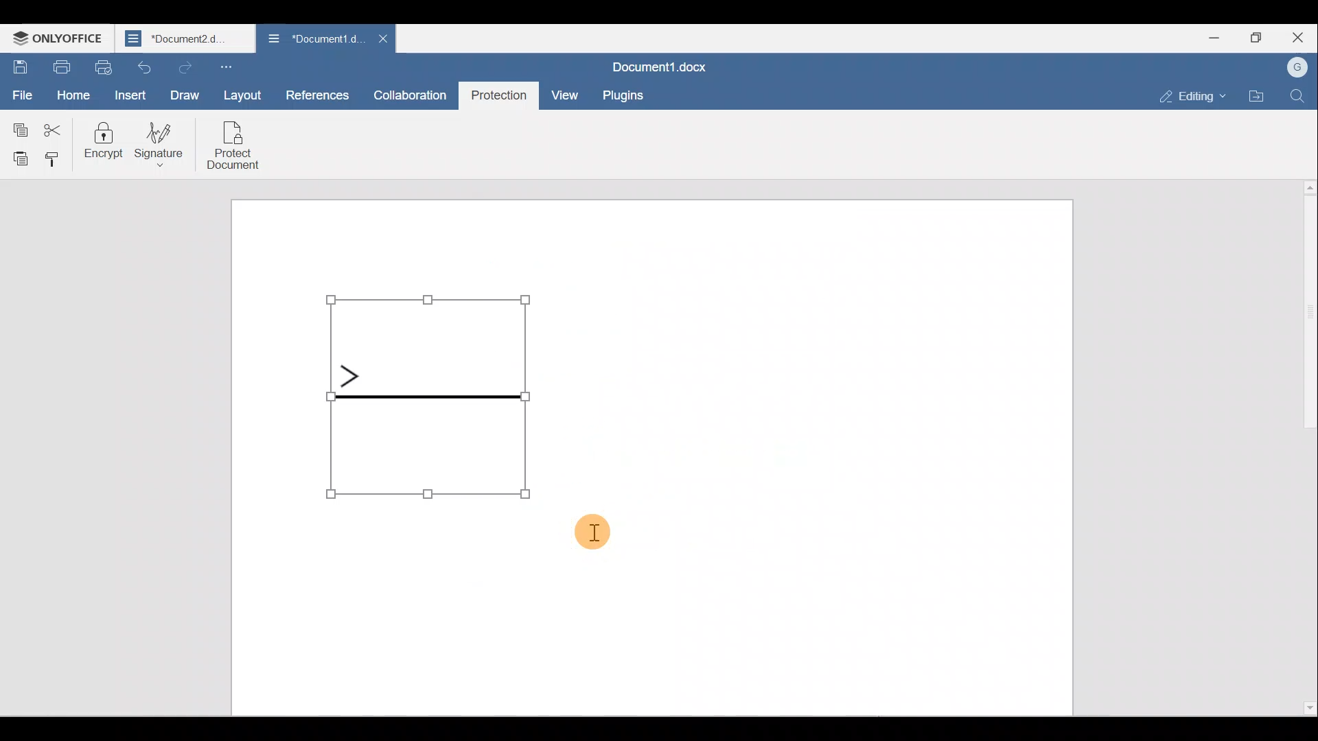 The height and width of the screenshot is (741, 1318). Describe the element at coordinates (1195, 96) in the screenshot. I see `Editing mode` at that location.